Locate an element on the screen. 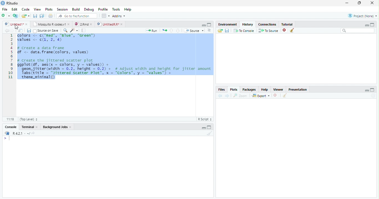 The width and height of the screenshot is (379, 199). R is located at coordinates (7, 133).